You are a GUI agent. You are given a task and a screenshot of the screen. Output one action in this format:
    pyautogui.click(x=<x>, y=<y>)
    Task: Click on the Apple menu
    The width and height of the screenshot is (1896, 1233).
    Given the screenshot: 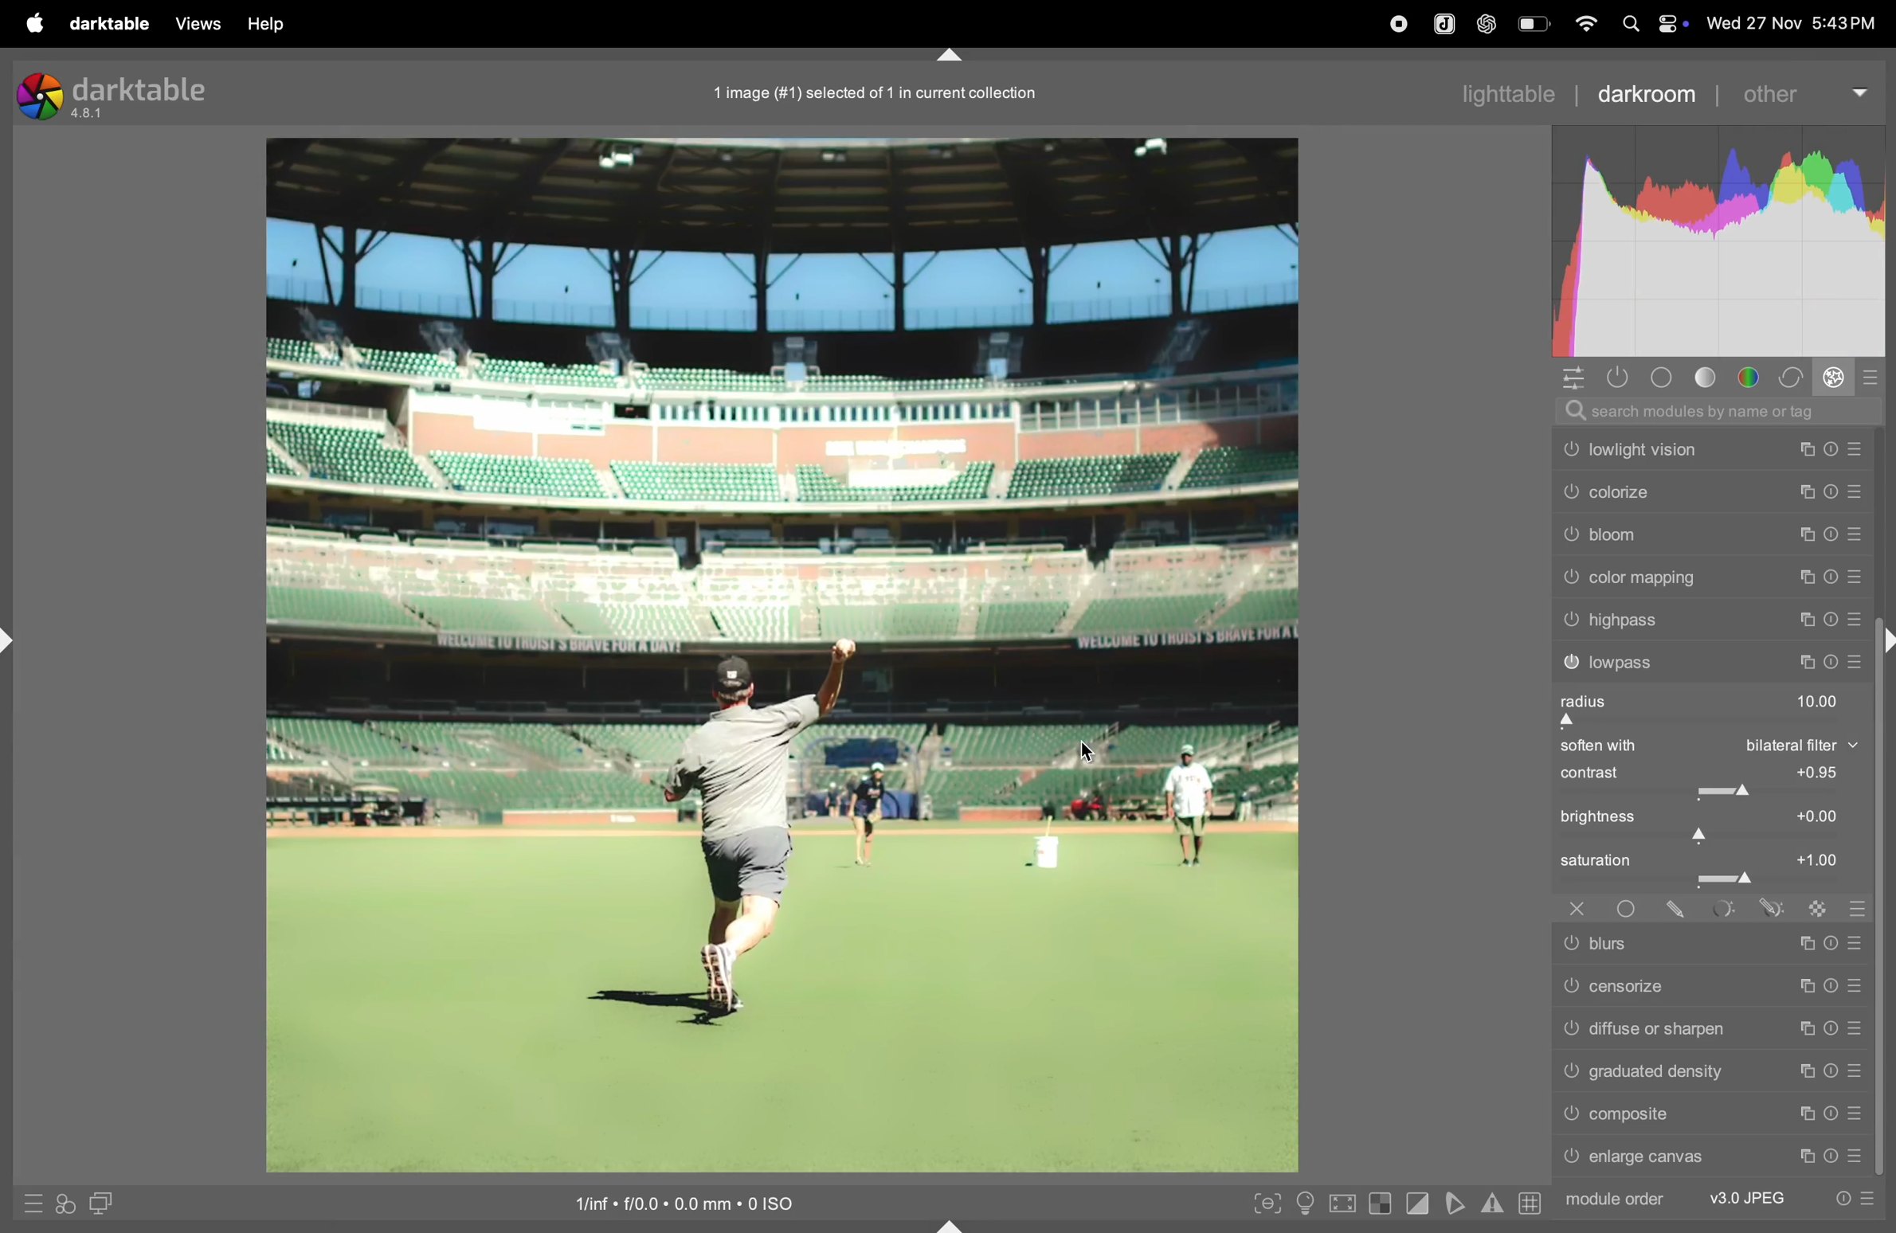 What is the action you would take?
    pyautogui.click(x=33, y=23)
    